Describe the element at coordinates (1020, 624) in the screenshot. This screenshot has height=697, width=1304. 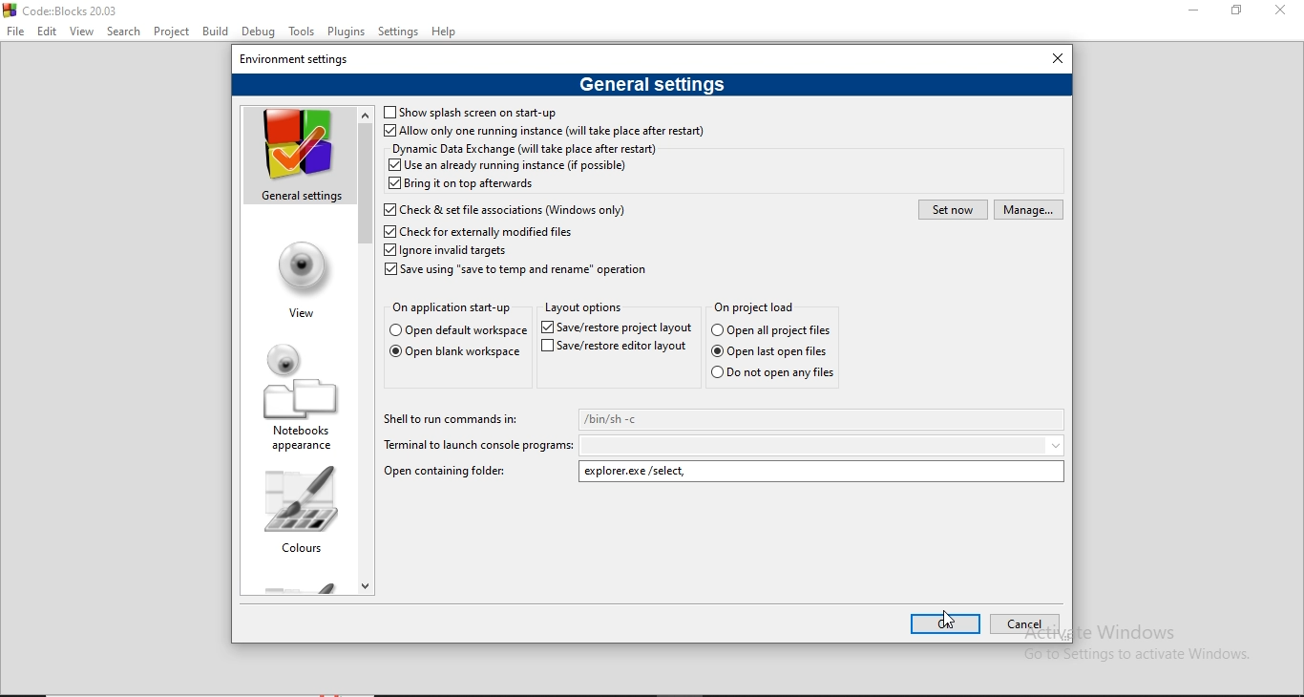
I see `cancel` at that location.